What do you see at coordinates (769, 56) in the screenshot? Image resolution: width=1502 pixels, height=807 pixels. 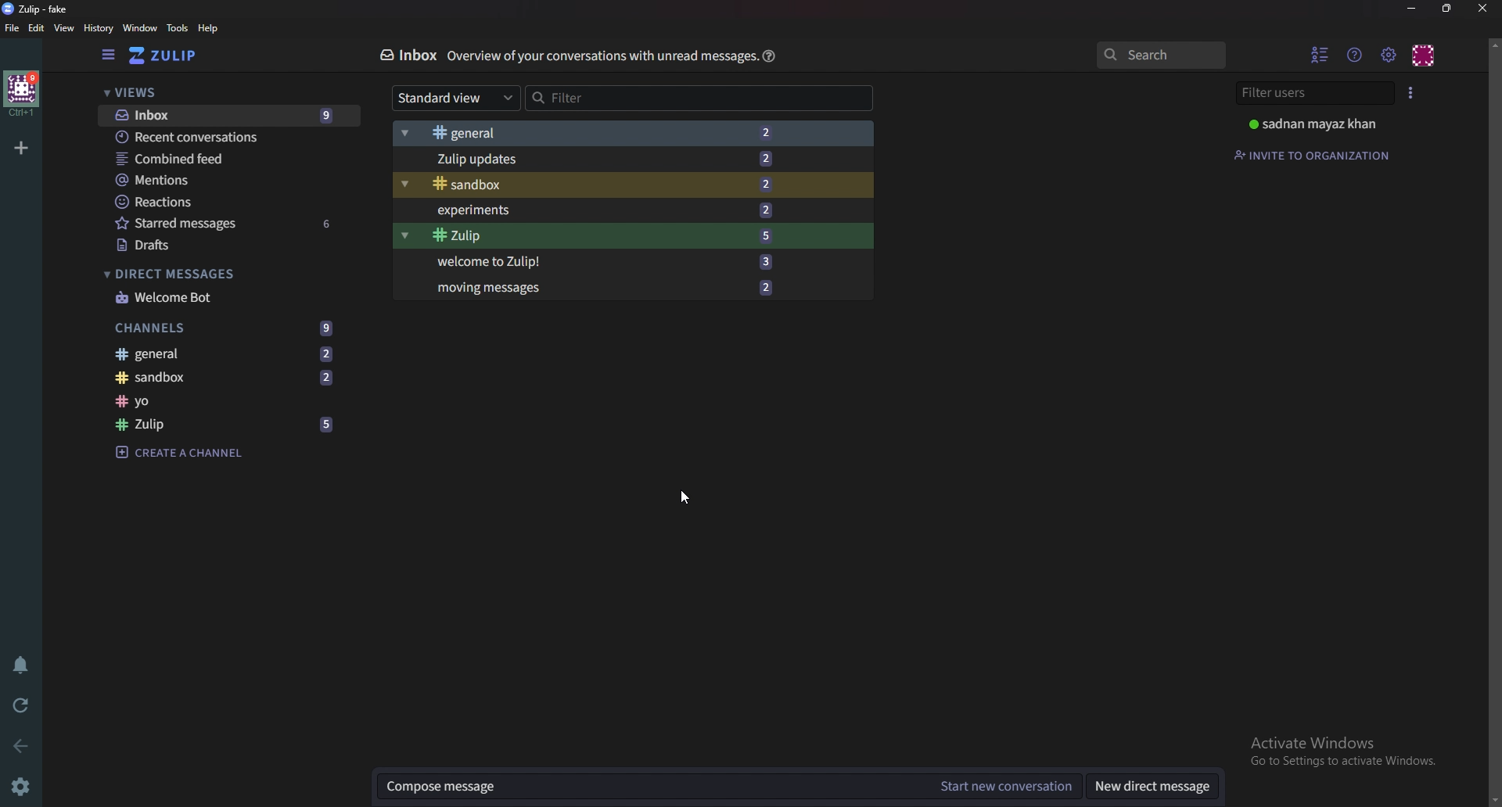 I see `help` at bounding box center [769, 56].